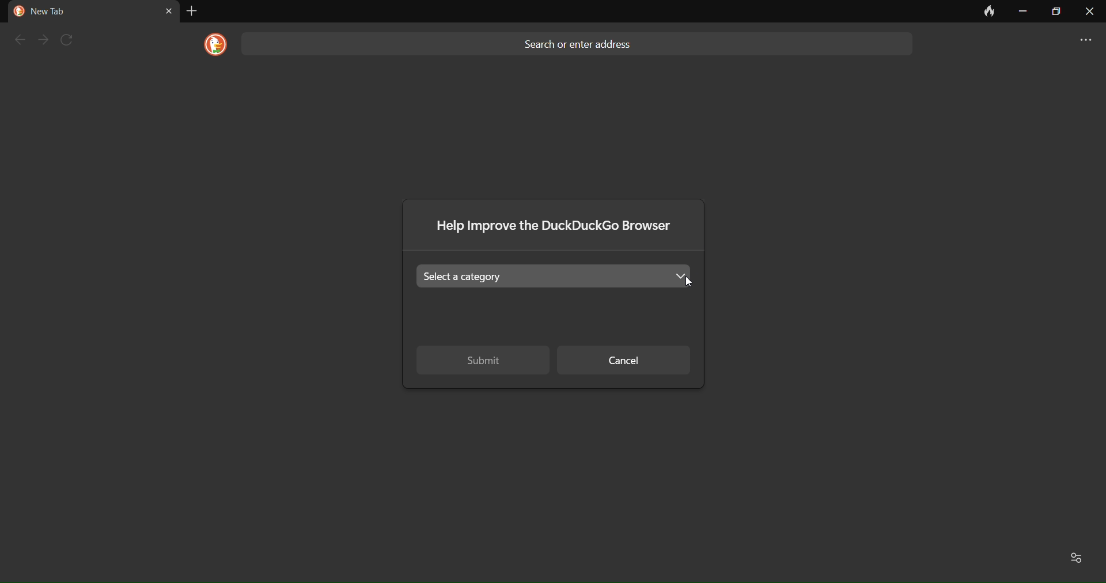  I want to click on Search or enter address, so click(581, 41).